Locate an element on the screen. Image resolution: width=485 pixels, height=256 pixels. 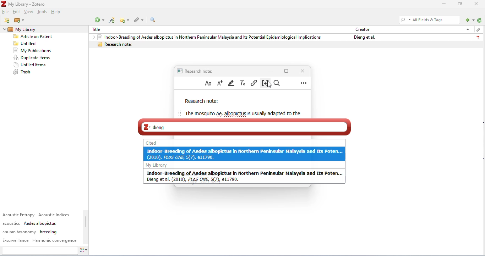
typing intext citation is located at coordinates (244, 127).